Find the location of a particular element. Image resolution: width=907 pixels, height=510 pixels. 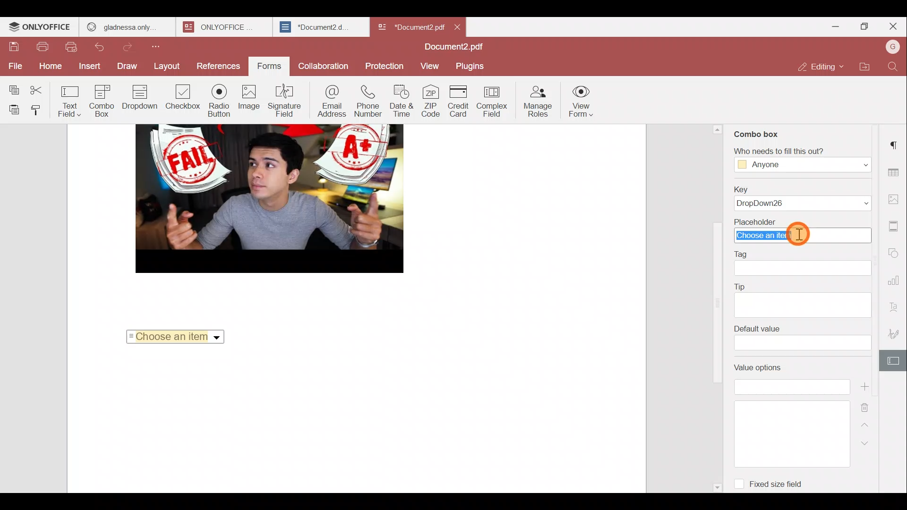

Complex field is located at coordinates (493, 103).